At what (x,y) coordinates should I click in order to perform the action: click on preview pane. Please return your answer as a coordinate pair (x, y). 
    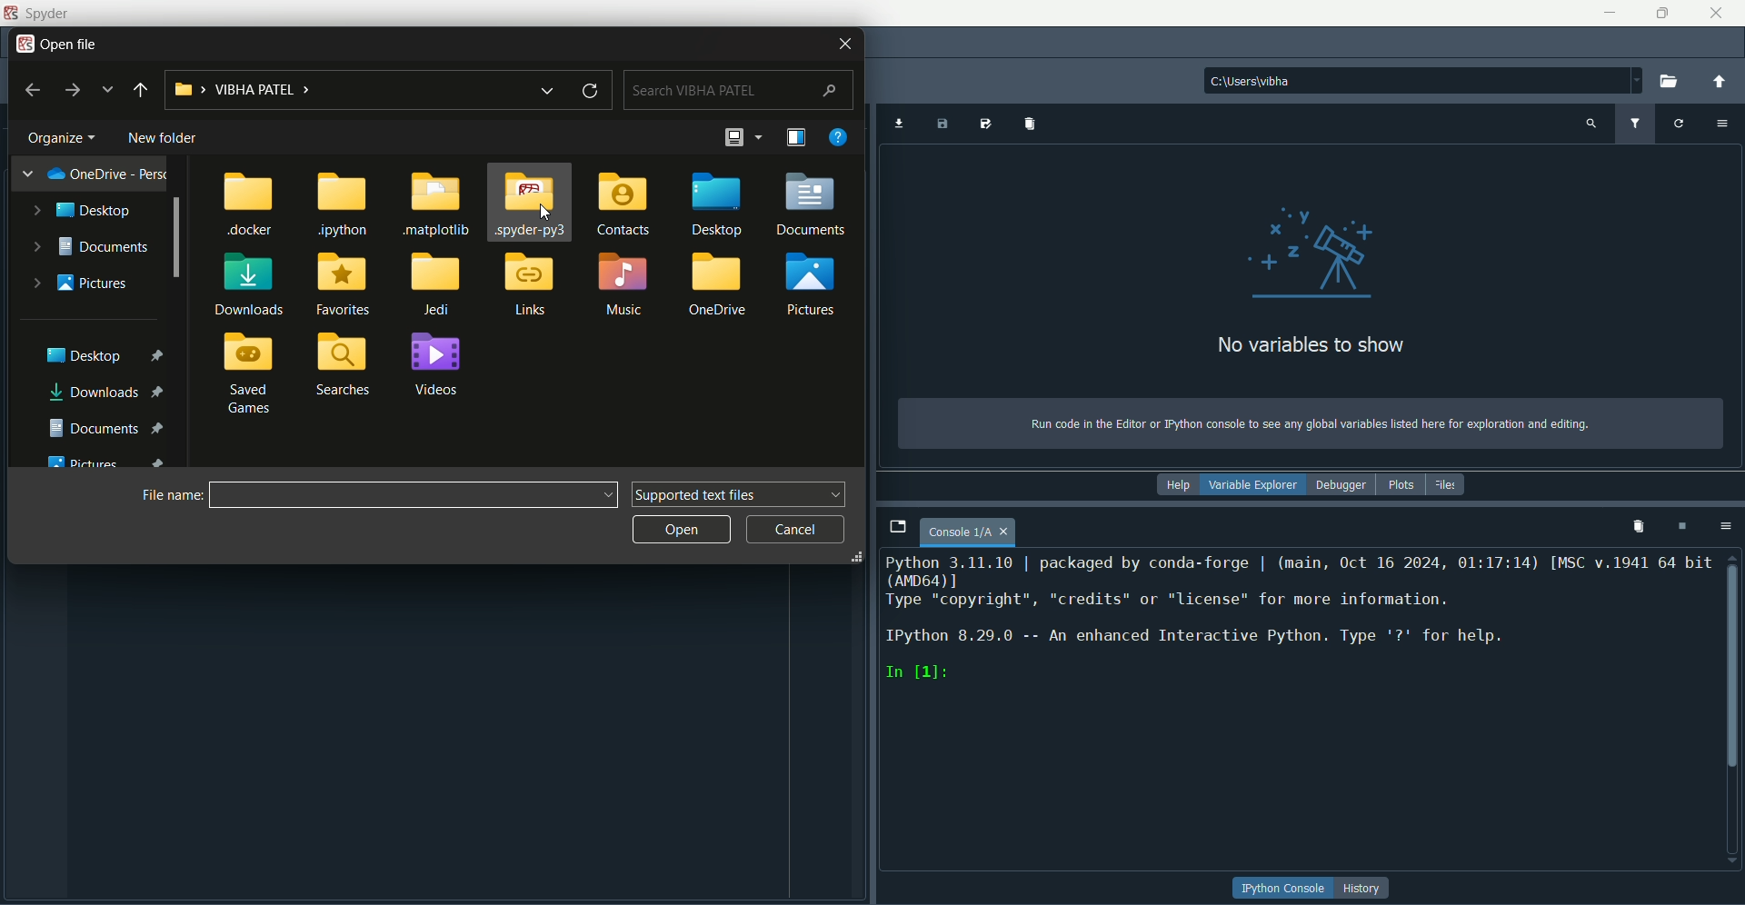
    Looking at the image, I should click on (743, 136).